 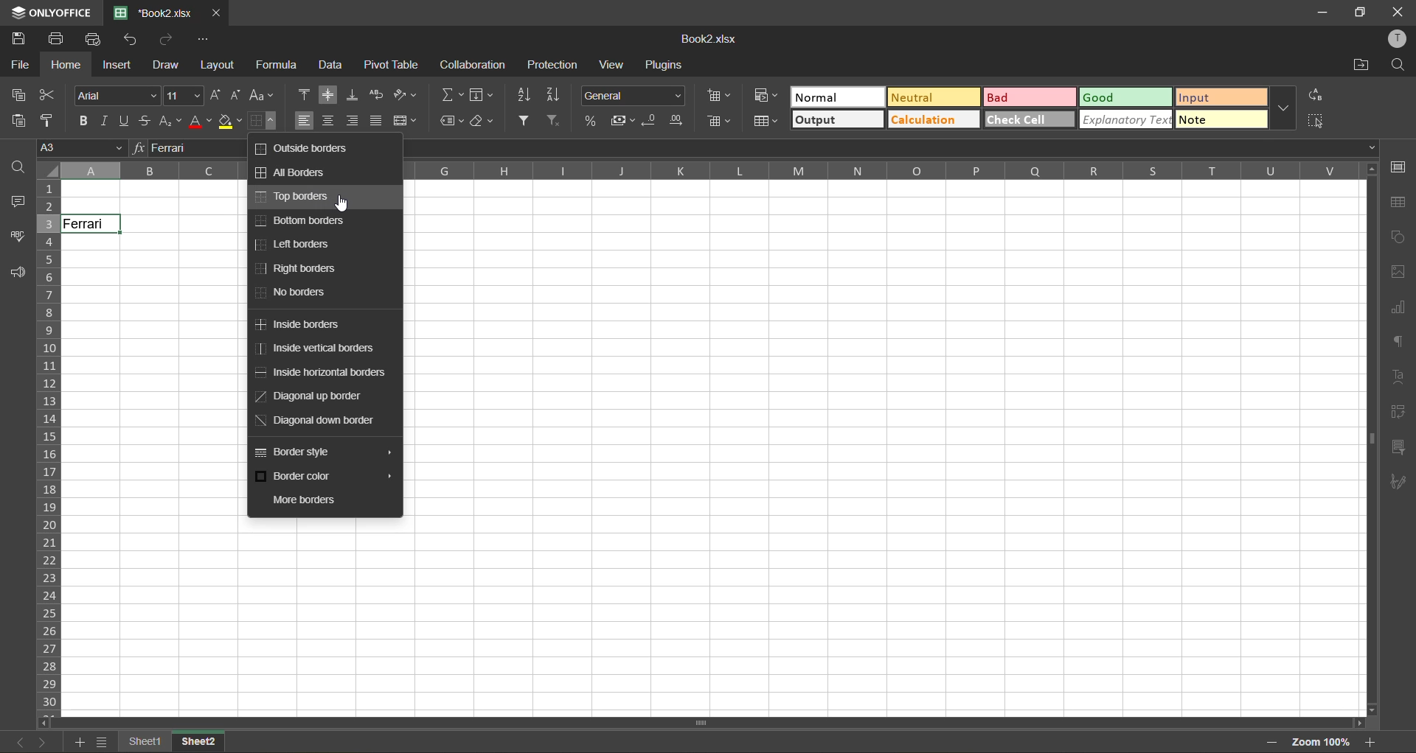 I want to click on copy style, so click(x=49, y=122).